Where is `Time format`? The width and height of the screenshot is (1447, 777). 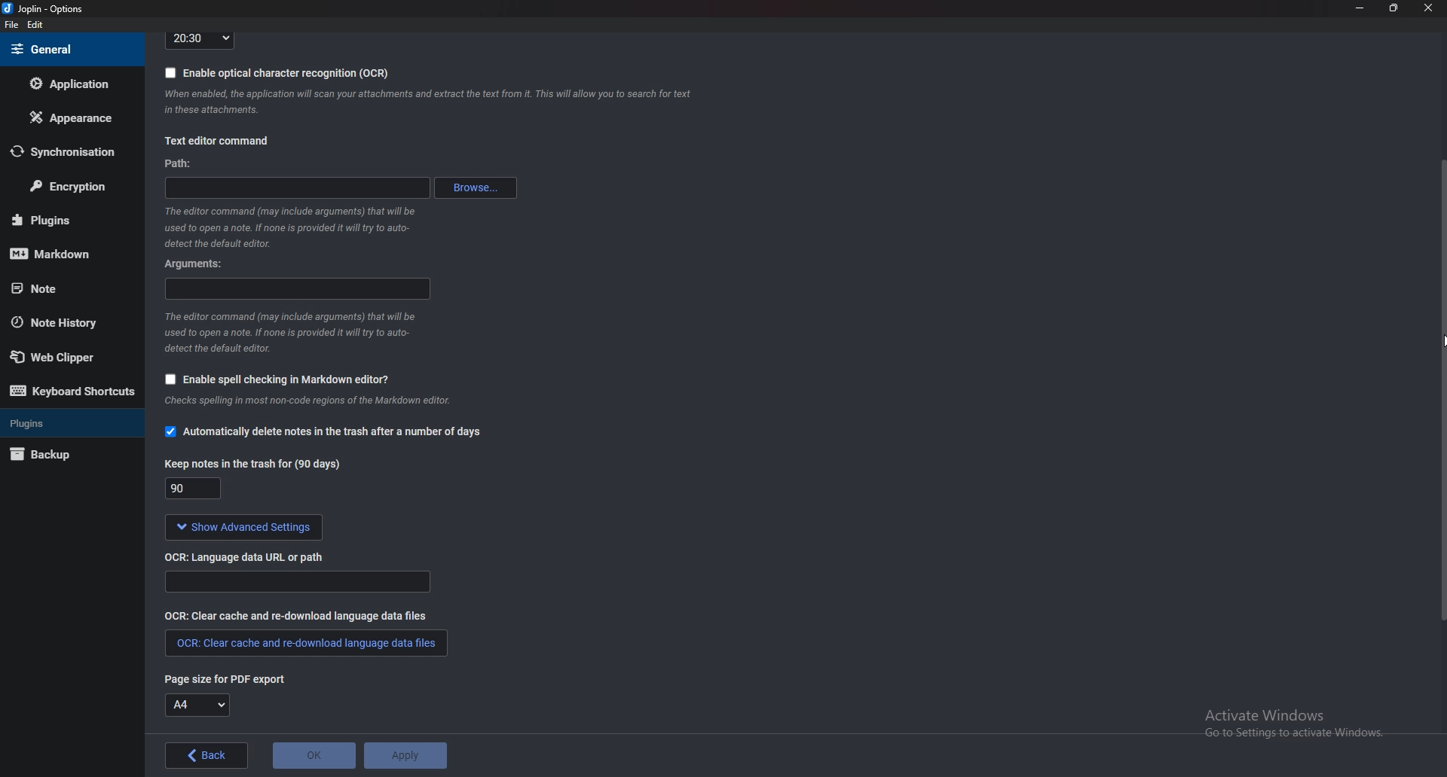 Time format is located at coordinates (200, 39).